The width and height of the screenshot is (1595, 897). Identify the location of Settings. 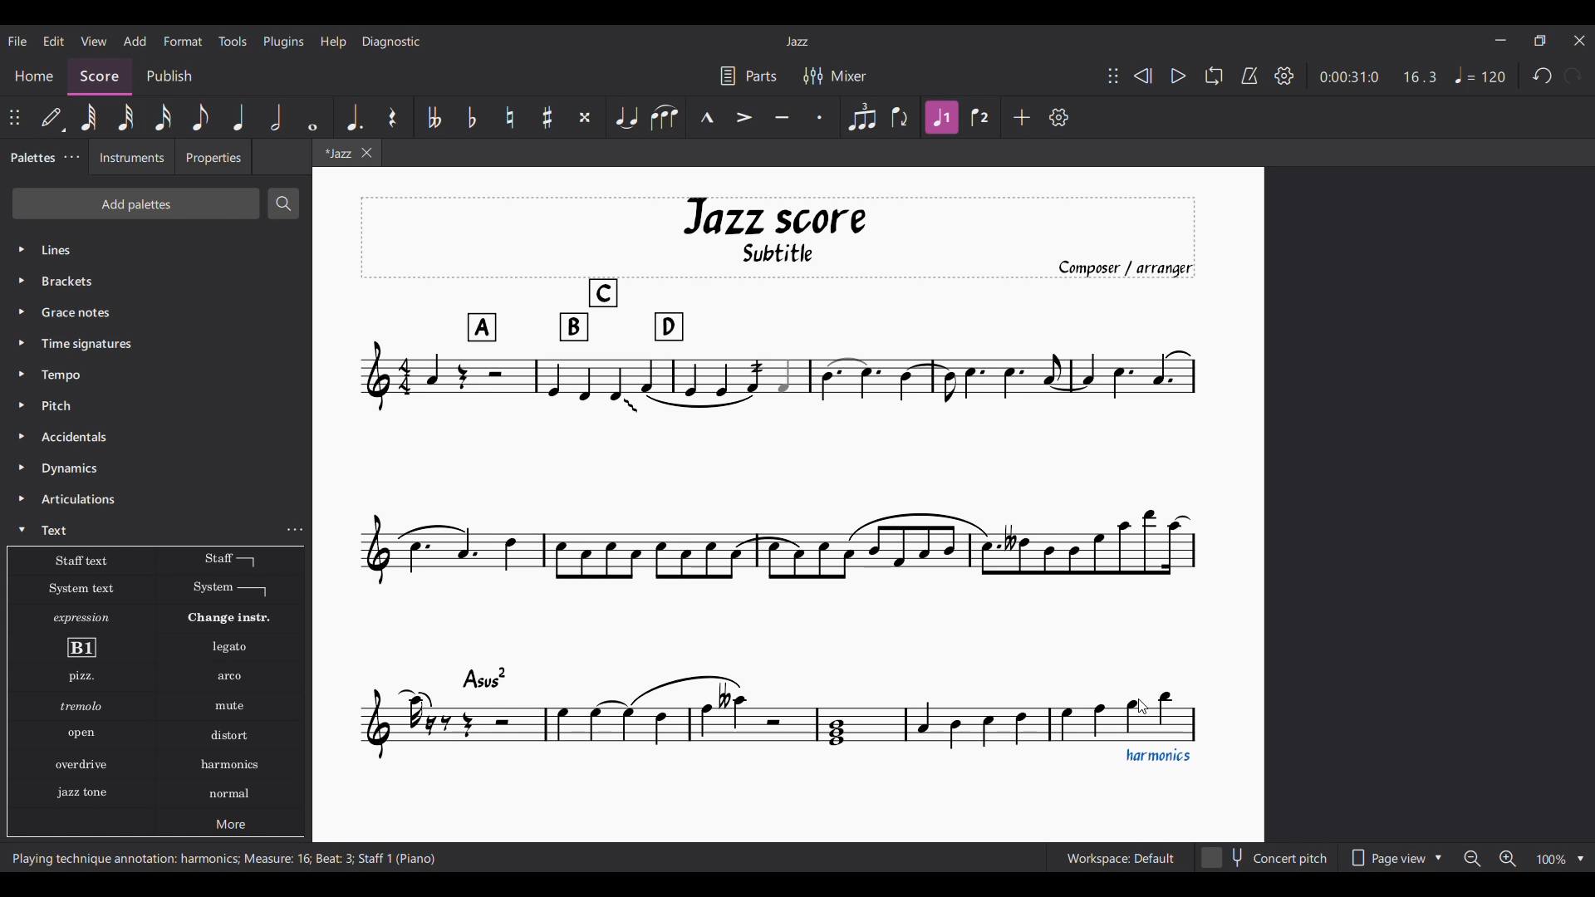
(1283, 76).